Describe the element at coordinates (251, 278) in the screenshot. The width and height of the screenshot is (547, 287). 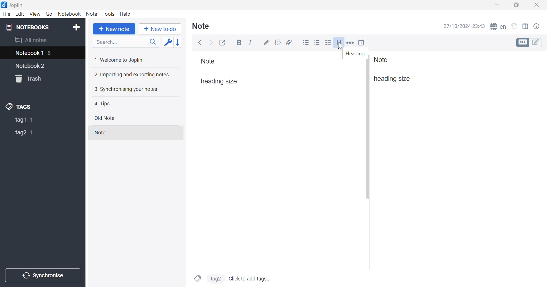
I see `Click to add tags` at that location.